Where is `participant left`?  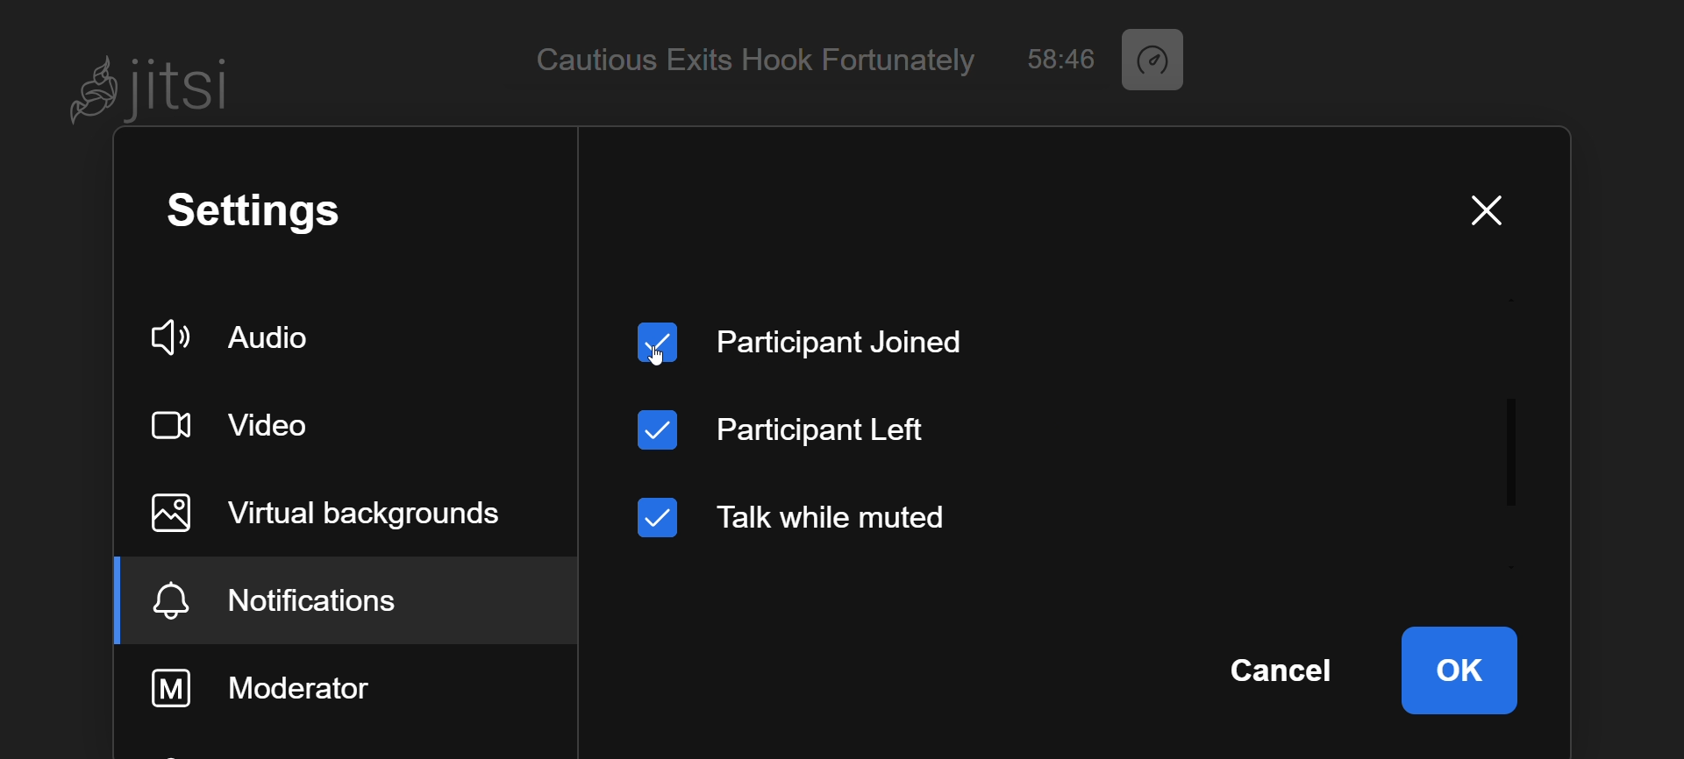 participant left is located at coordinates (789, 428).